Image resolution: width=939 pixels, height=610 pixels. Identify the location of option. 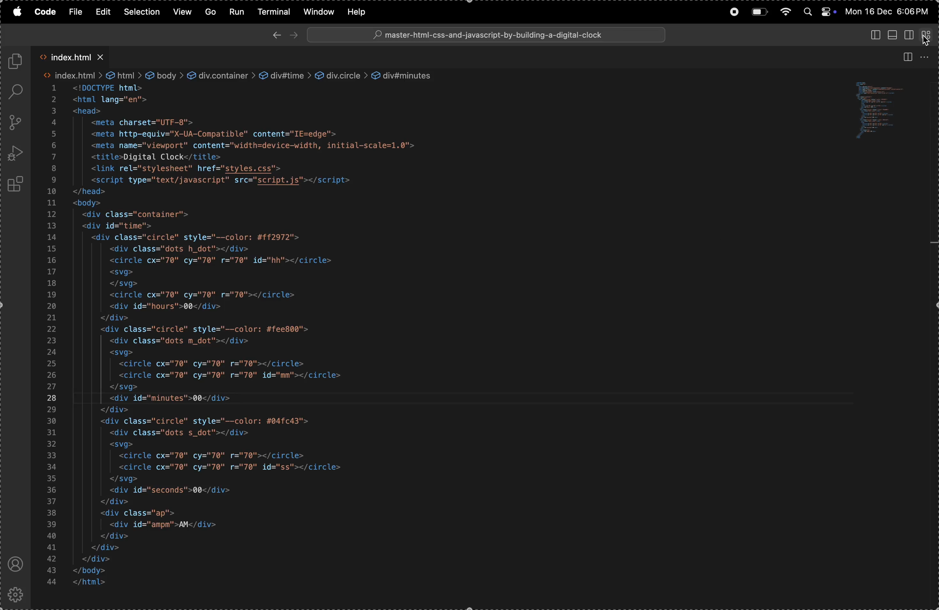
(928, 56).